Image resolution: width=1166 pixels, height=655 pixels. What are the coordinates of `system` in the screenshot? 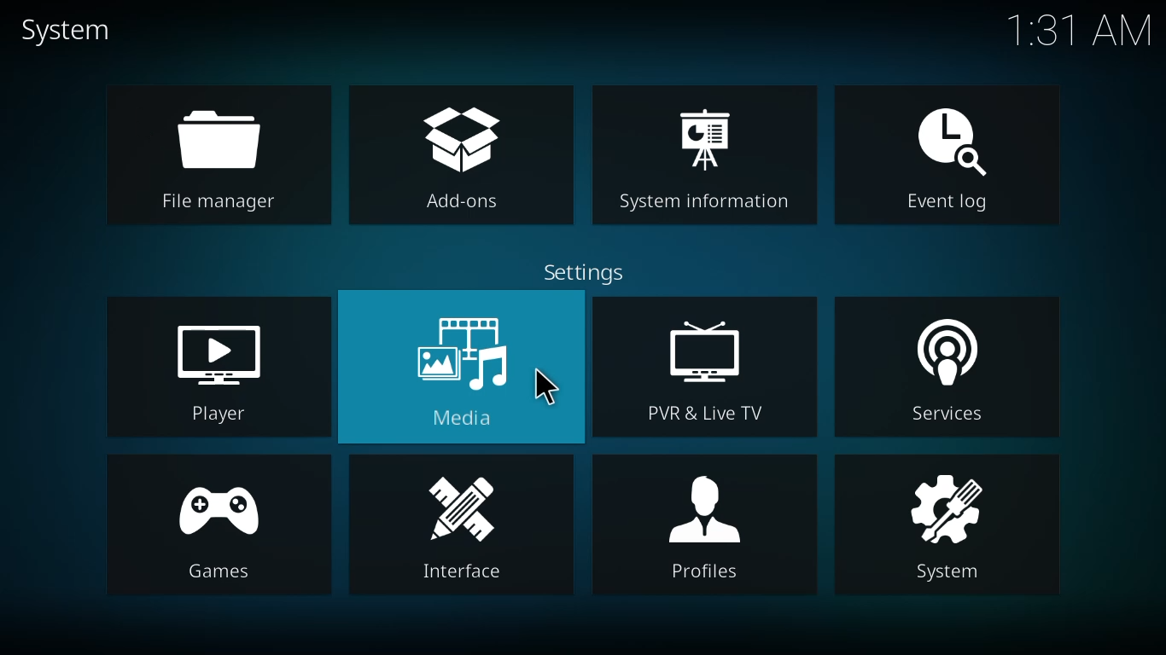 It's located at (948, 525).